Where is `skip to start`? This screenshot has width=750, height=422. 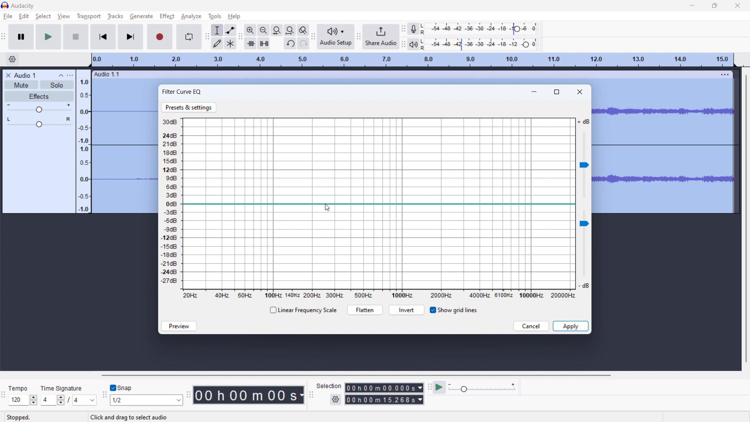 skip to start is located at coordinates (103, 37).